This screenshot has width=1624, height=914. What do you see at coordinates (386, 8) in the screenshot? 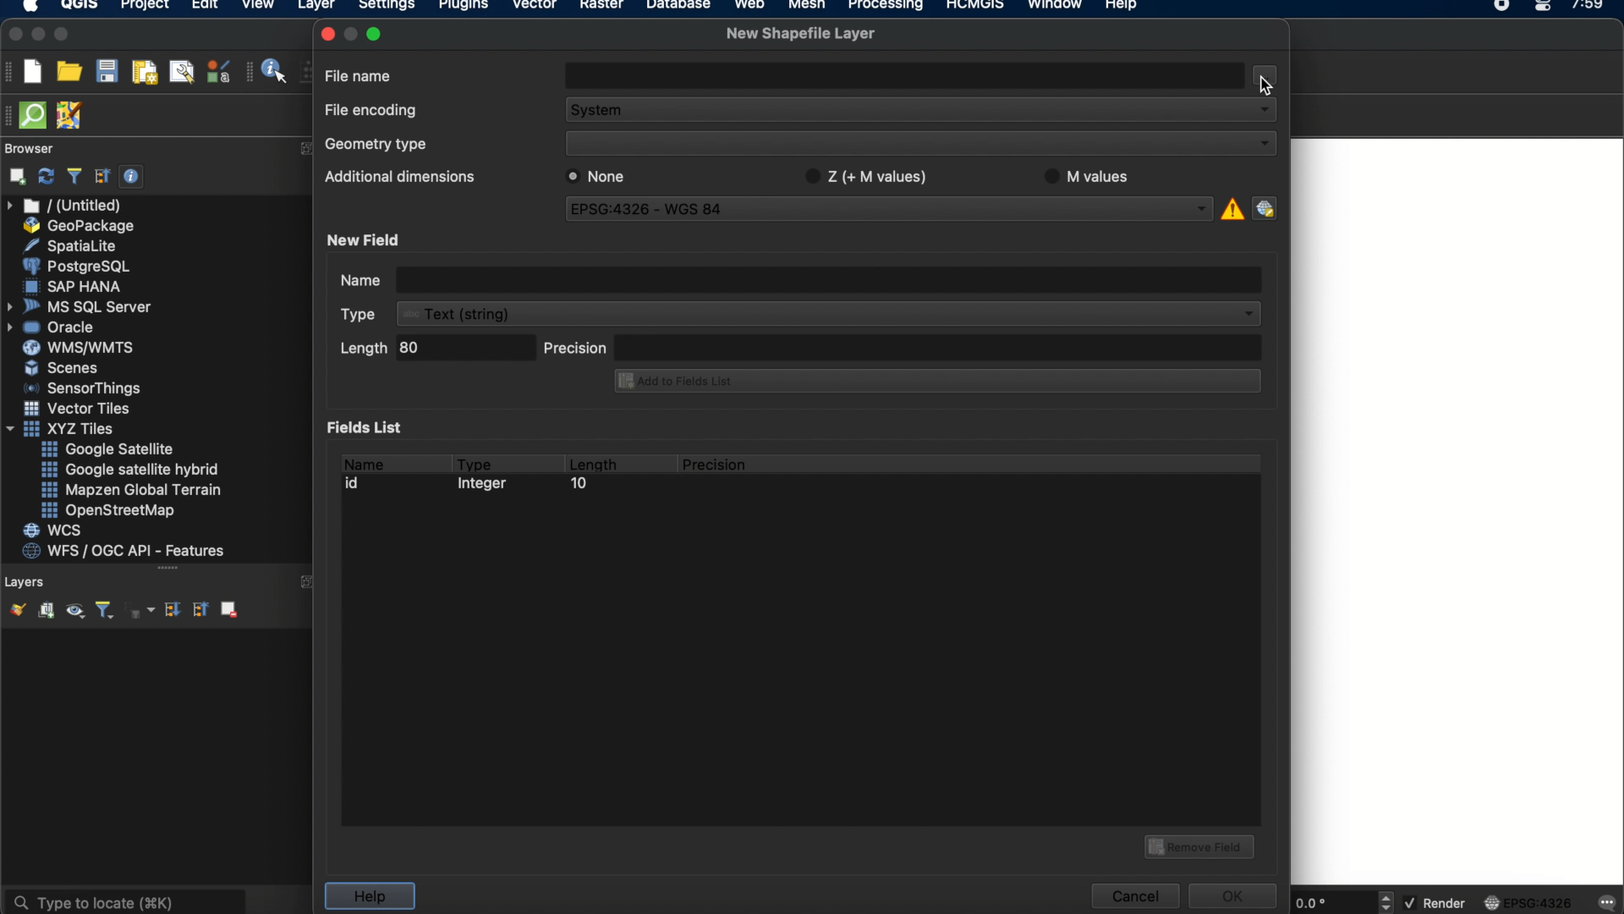
I see `settings` at bounding box center [386, 8].